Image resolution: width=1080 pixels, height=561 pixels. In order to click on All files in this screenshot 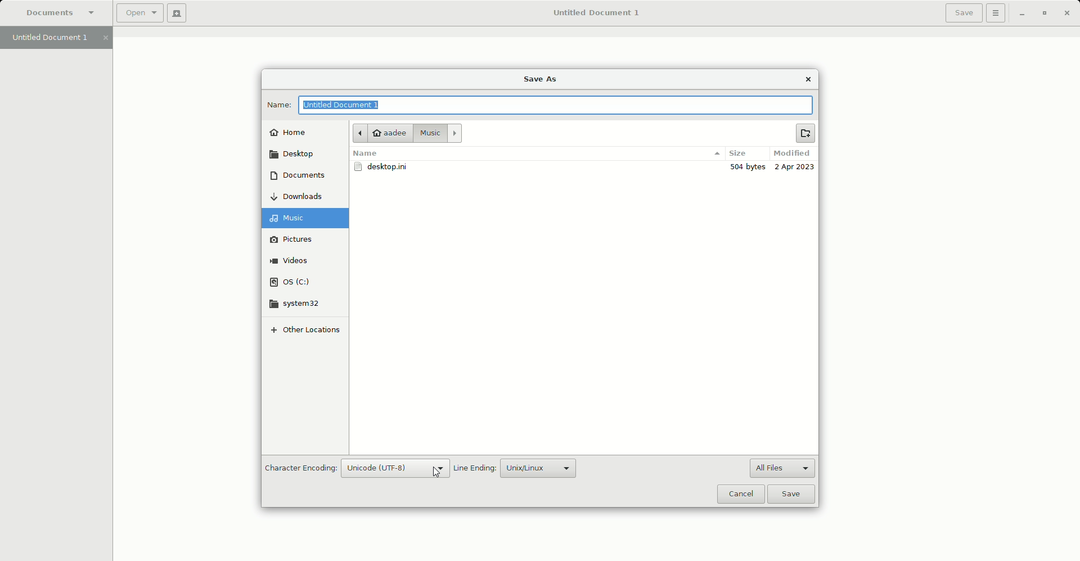, I will do `click(780, 467)`.